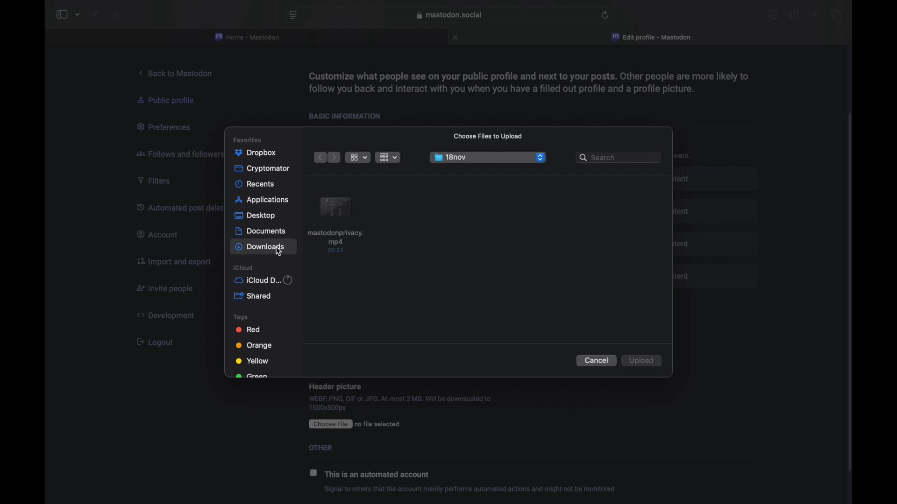 This screenshot has width=897, height=504. What do you see at coordinates (249, 329) in the screenshot?
I see `red` at bounding box center [249, 329].